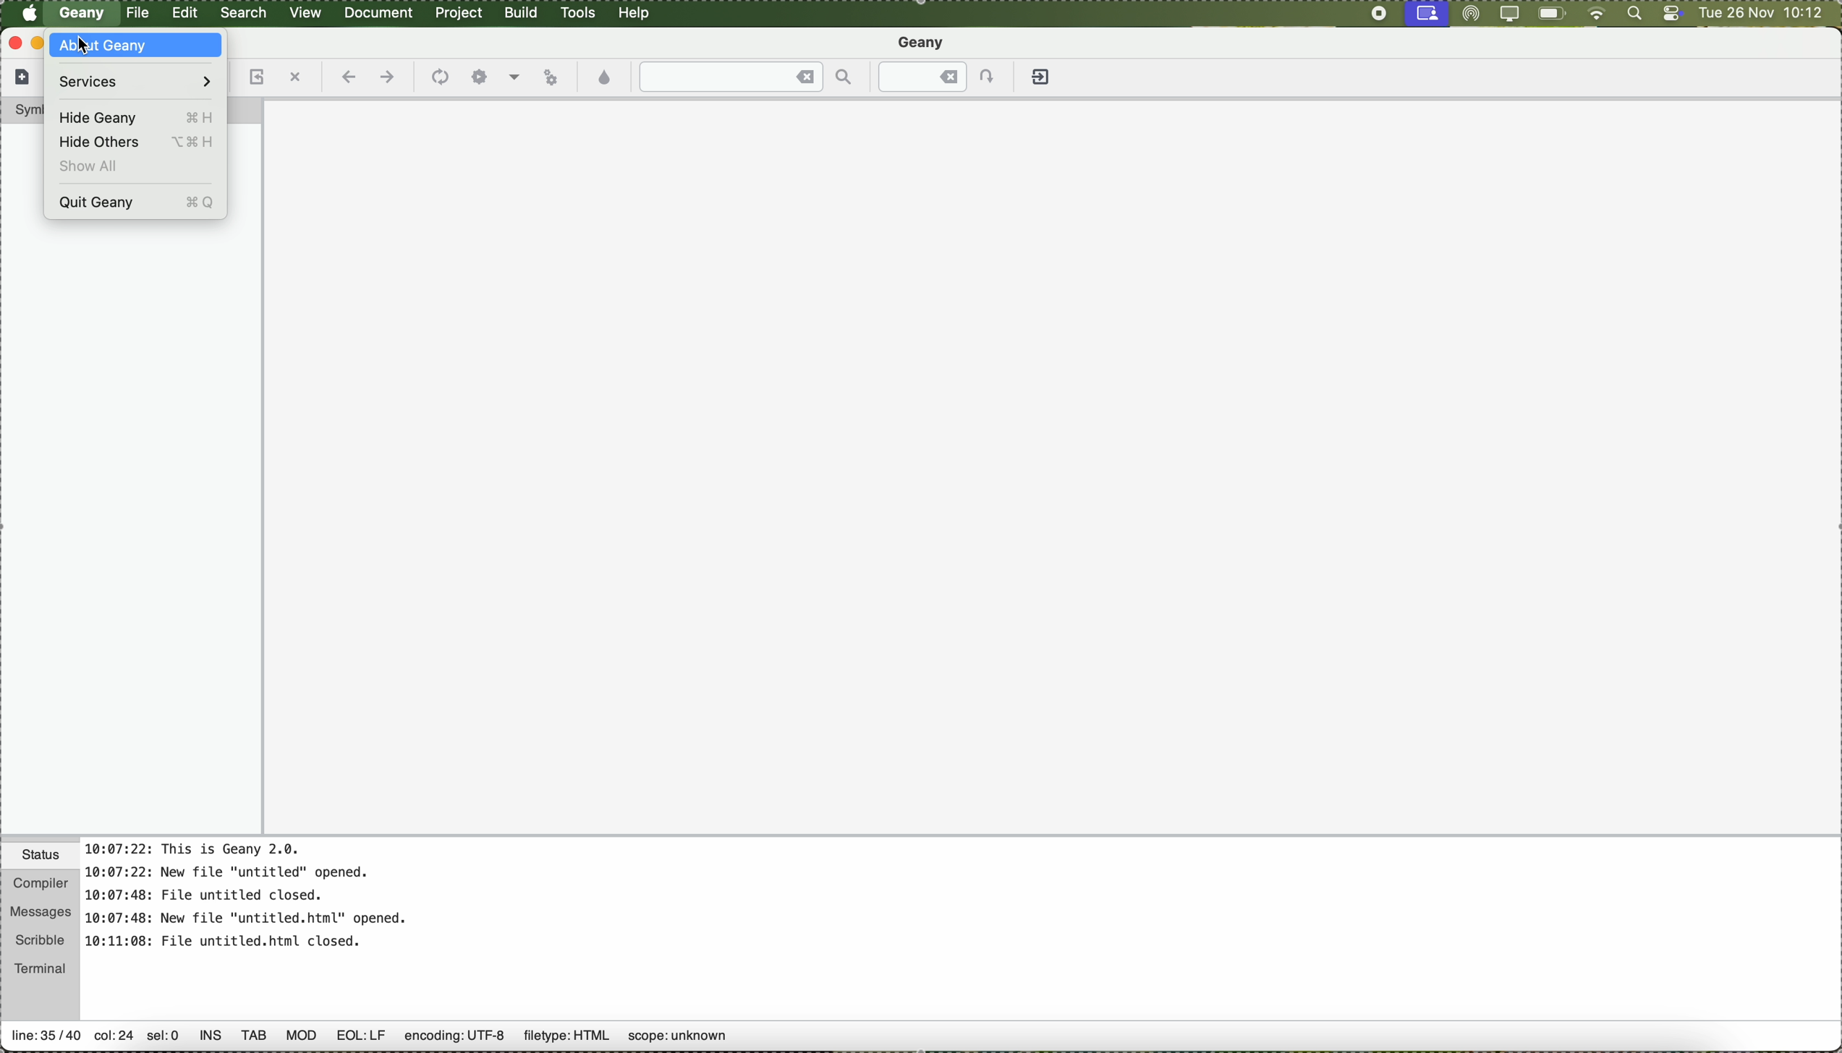  What do you see at coordinates (139, 14) in the screenshot?
I see `file` at bounding box center [139, 14].